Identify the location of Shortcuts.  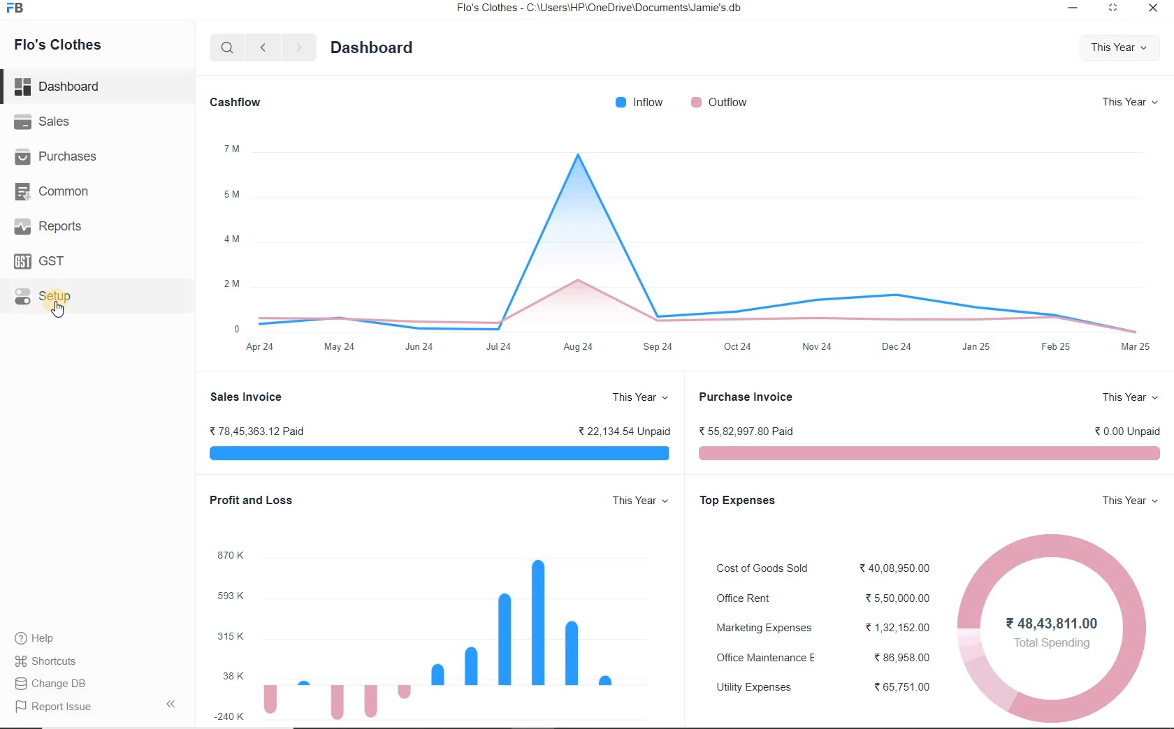
(98, 661).